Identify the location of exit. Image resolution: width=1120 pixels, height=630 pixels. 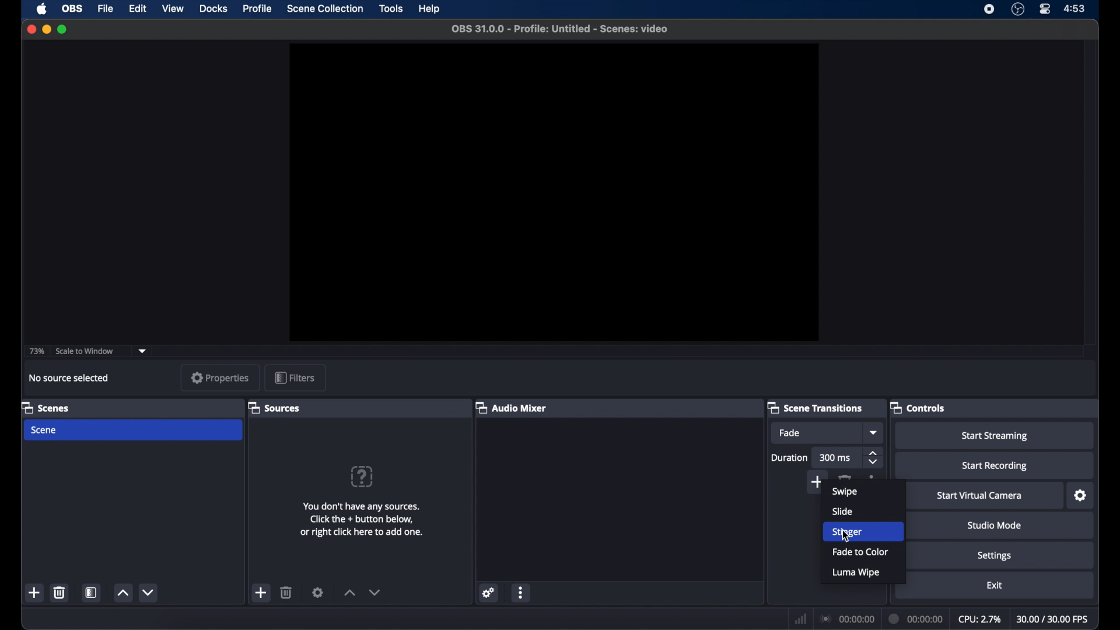
(995, 585).